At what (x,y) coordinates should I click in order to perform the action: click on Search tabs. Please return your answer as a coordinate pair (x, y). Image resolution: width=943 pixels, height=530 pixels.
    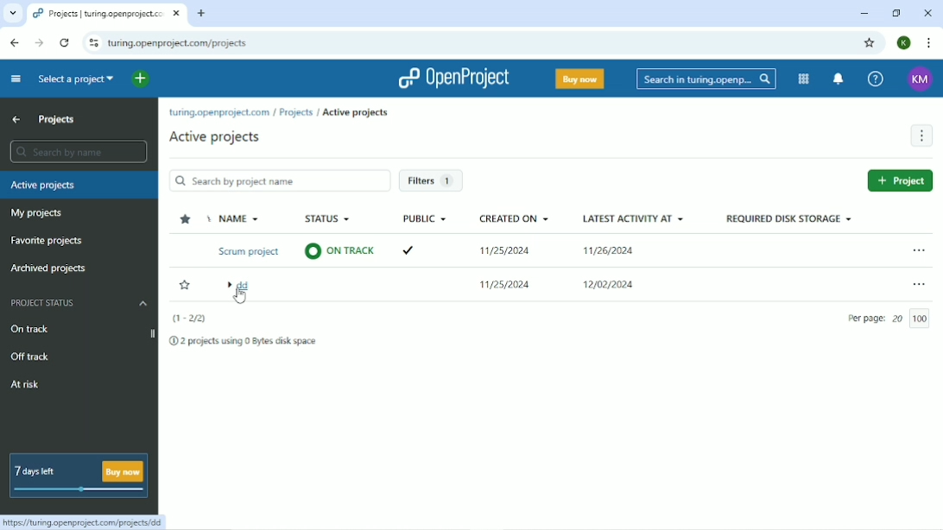
    Looking at the image, I should click on (14, 14).